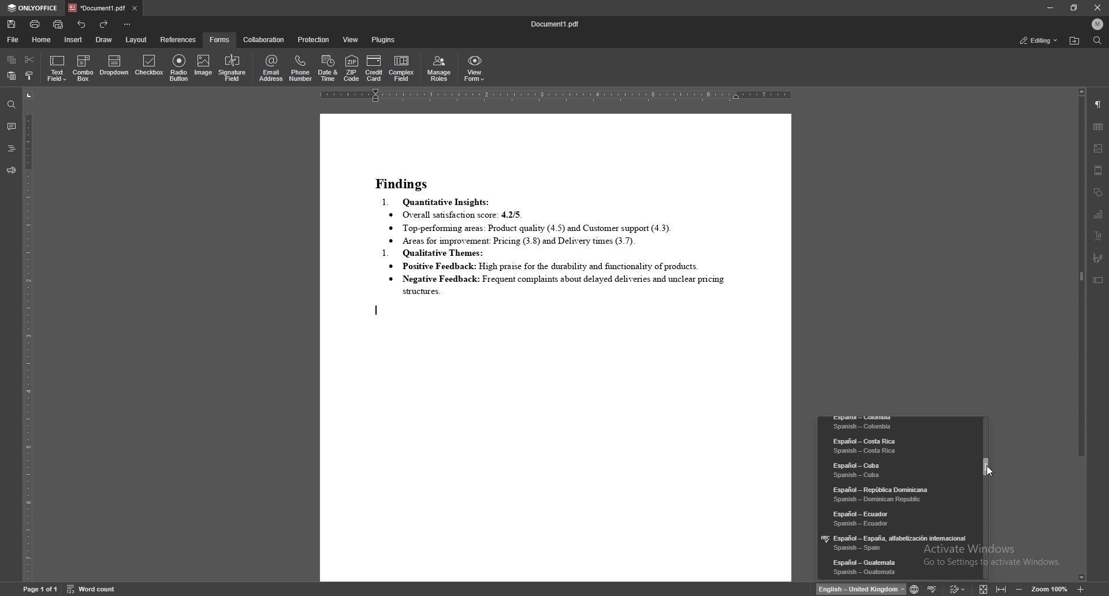  I want to click on home, so click(42, 40).